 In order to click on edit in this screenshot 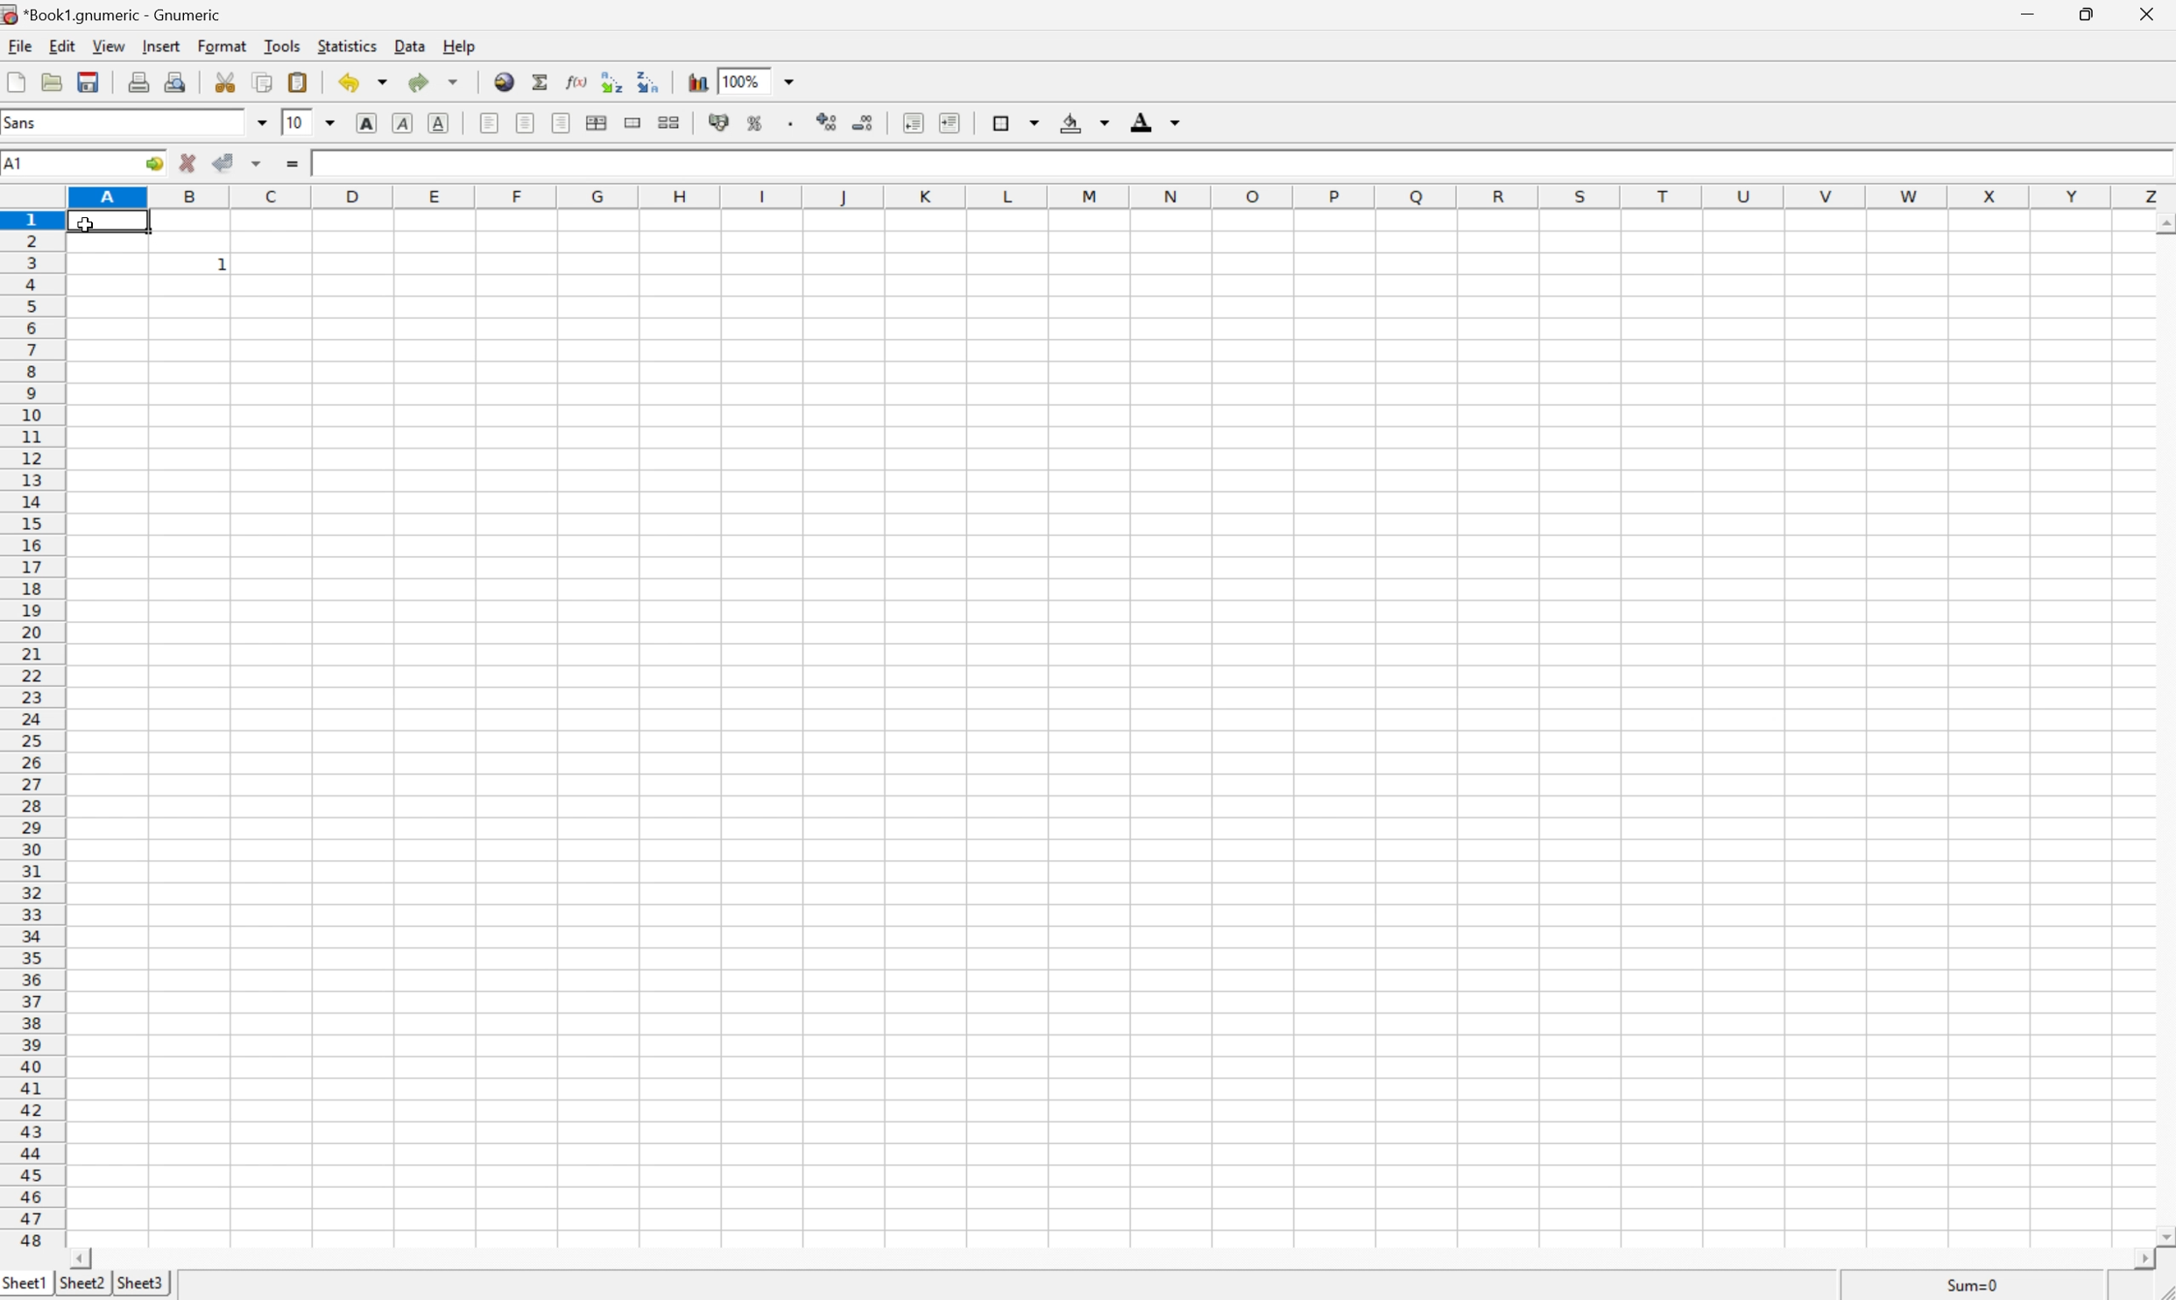, I will do `click(64, 48)`.